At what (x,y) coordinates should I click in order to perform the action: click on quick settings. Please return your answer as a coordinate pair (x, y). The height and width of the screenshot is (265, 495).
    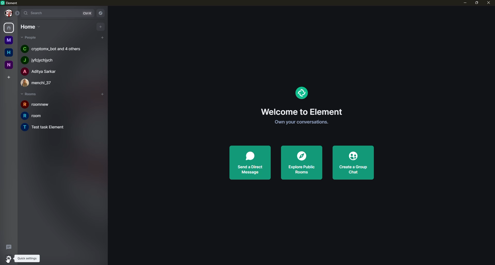
    Looking at the image, I should click on (8, 258).